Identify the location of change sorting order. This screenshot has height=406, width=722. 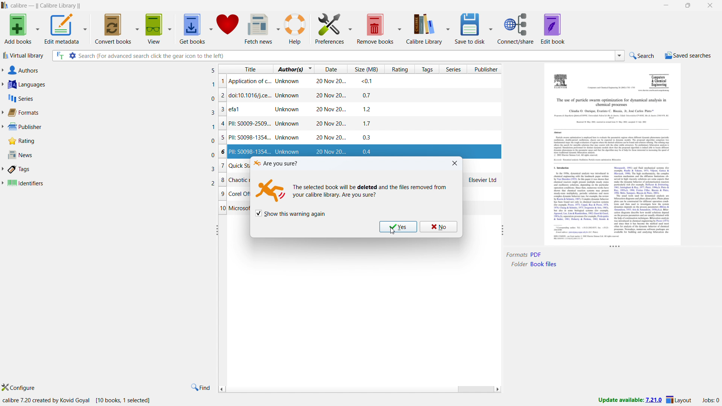
(310, 68).